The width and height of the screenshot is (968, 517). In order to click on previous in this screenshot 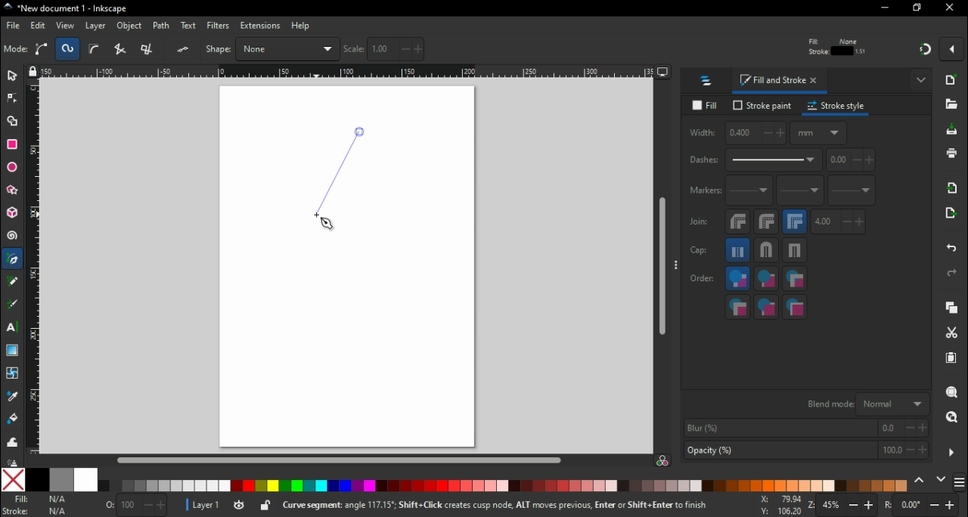, I will do `click(920, 480)`.